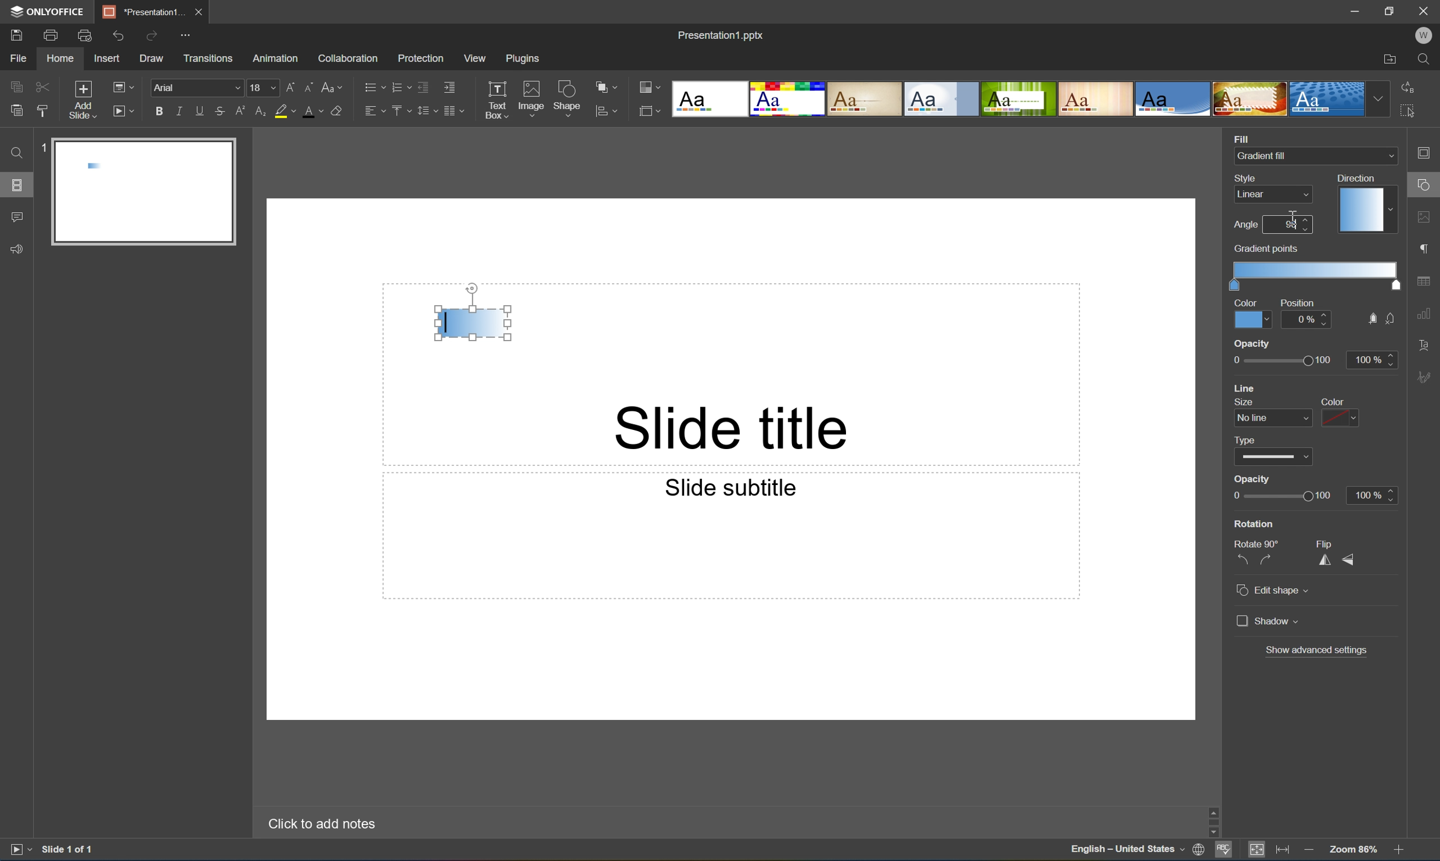  What do you see at coordinates (1379, 99) in the screenshot?
I see `Drop Down` at bounding box center [1379, 99].